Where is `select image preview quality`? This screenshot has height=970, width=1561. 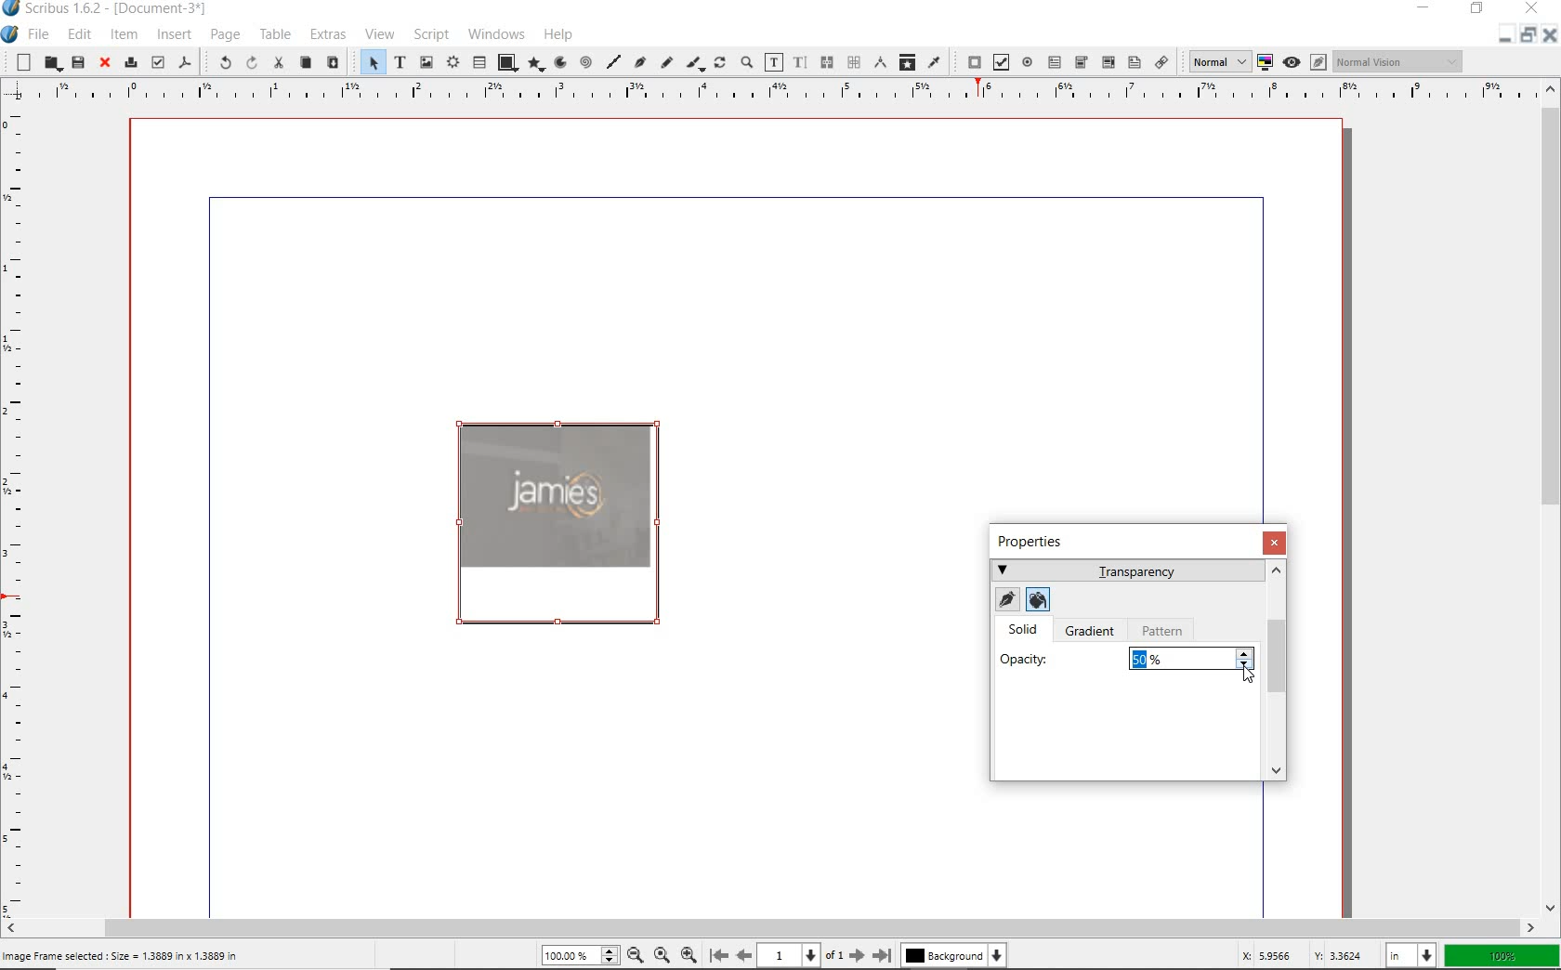
select image preview quality is located at coordinates (1217, 62).